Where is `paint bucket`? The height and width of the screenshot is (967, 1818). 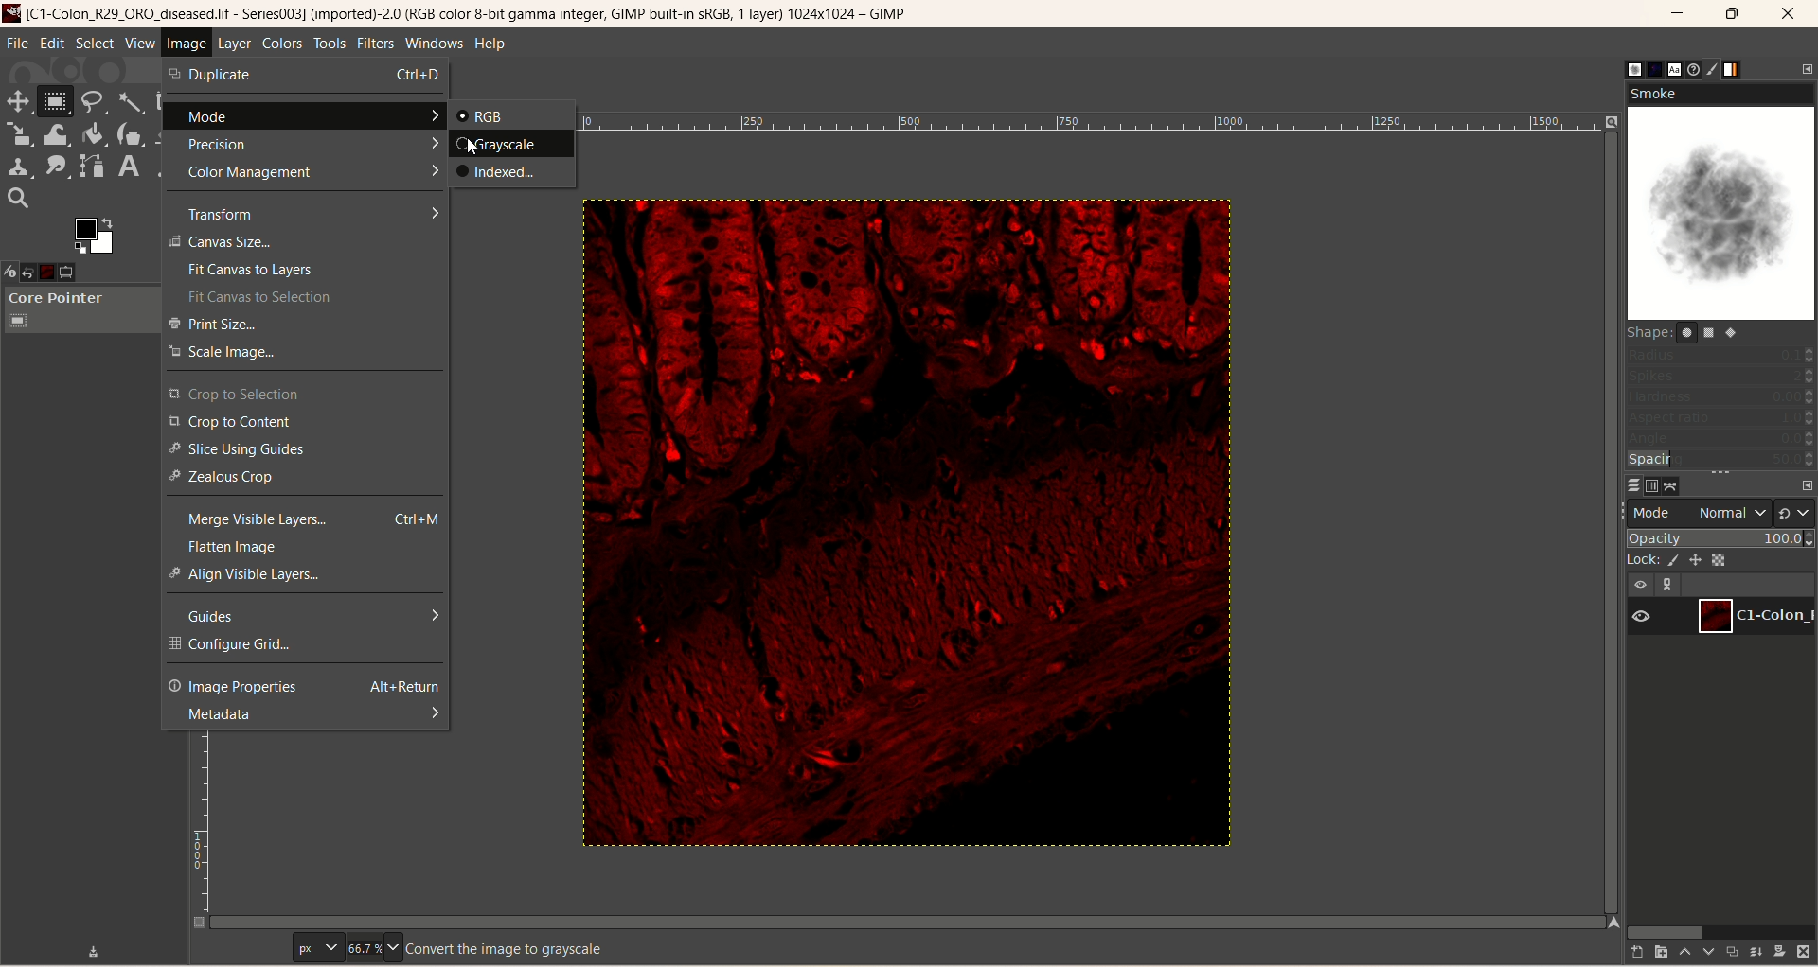 paint bucket is located at coordinates (93, 134).